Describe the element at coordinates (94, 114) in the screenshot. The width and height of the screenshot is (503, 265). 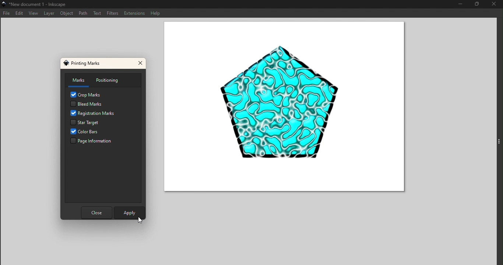
I see `Registration Marks` at that location.